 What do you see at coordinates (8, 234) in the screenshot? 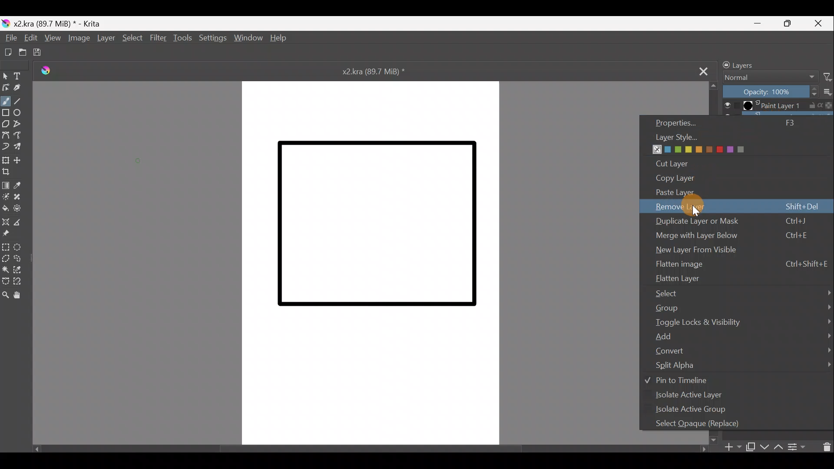
I see `Reference images tool` at bounding box center [8, 234].